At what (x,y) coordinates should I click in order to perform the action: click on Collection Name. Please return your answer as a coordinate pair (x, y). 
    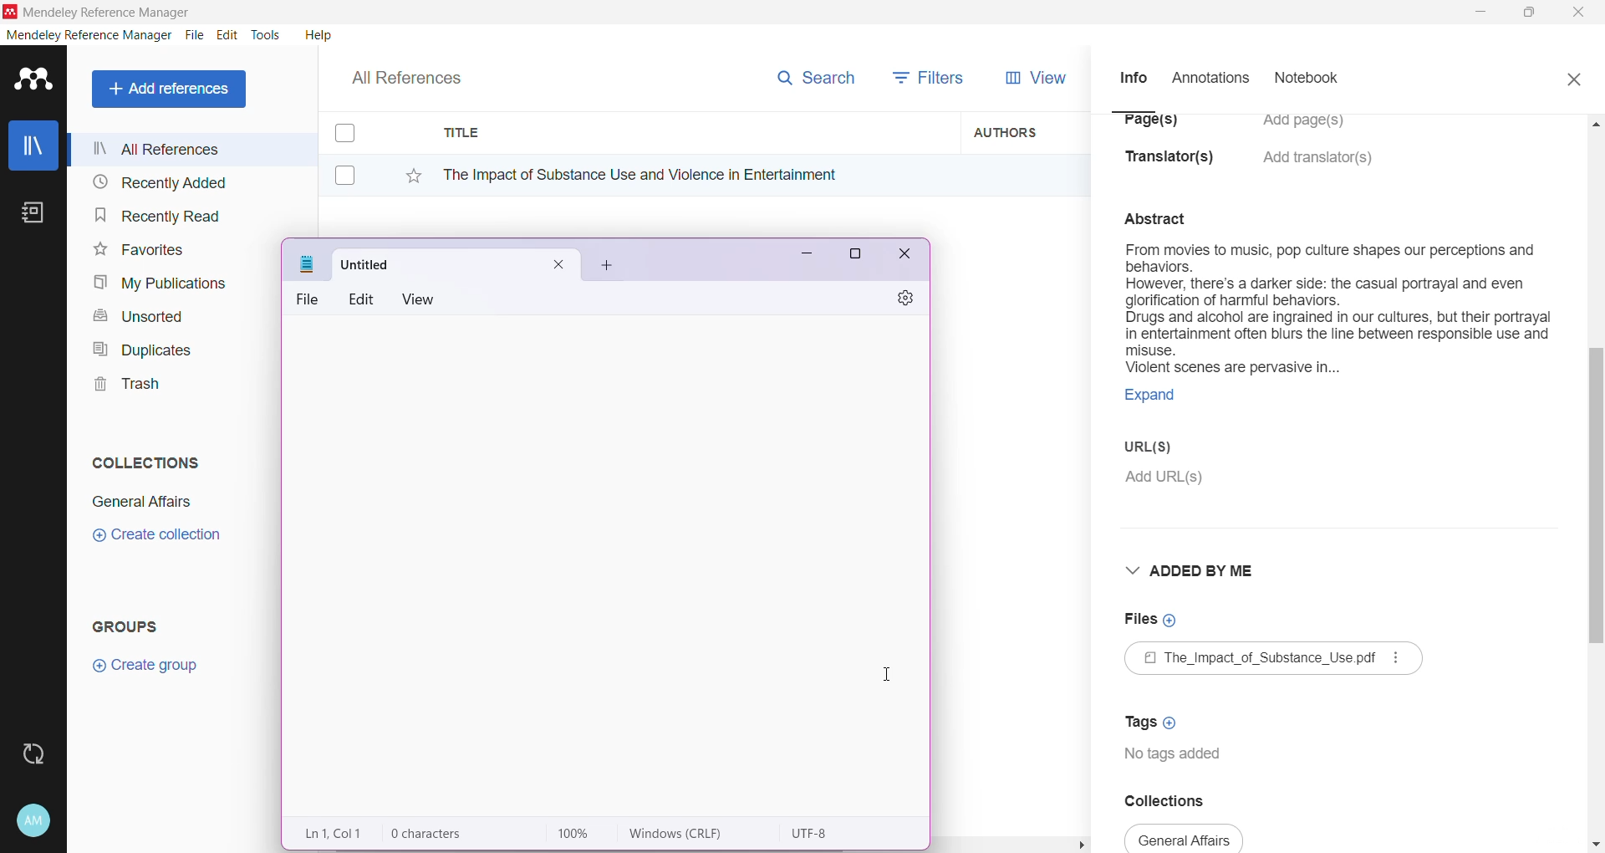
    Looking at the image, I should click on (139, 502).